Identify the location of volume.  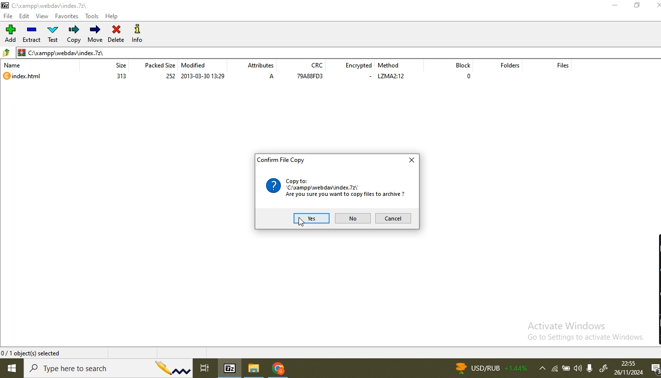
(578, 368).